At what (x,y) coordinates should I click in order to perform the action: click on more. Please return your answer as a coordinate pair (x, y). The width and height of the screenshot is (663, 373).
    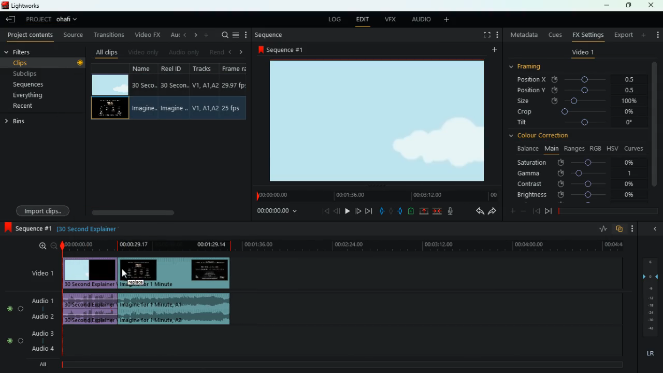
    Looking at the image, I should click on (493, 51).